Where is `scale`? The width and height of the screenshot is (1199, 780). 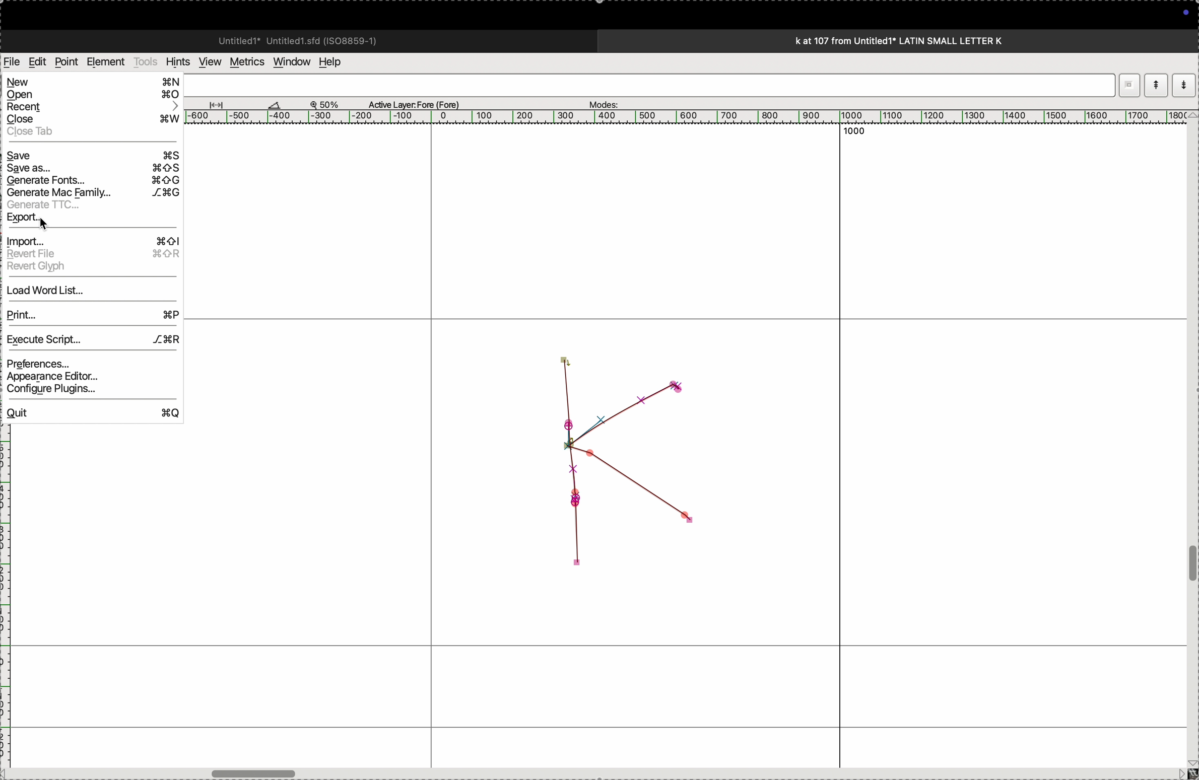
scale is located at coordinates (688, 118).